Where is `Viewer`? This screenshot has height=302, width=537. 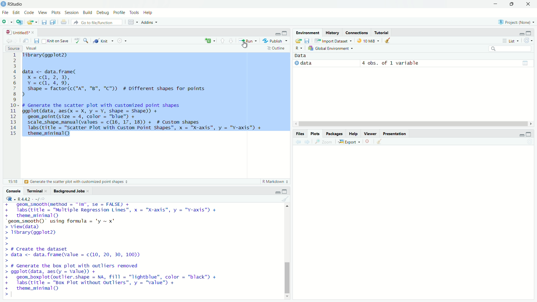 Viewer is located at coordinates (370, 133).